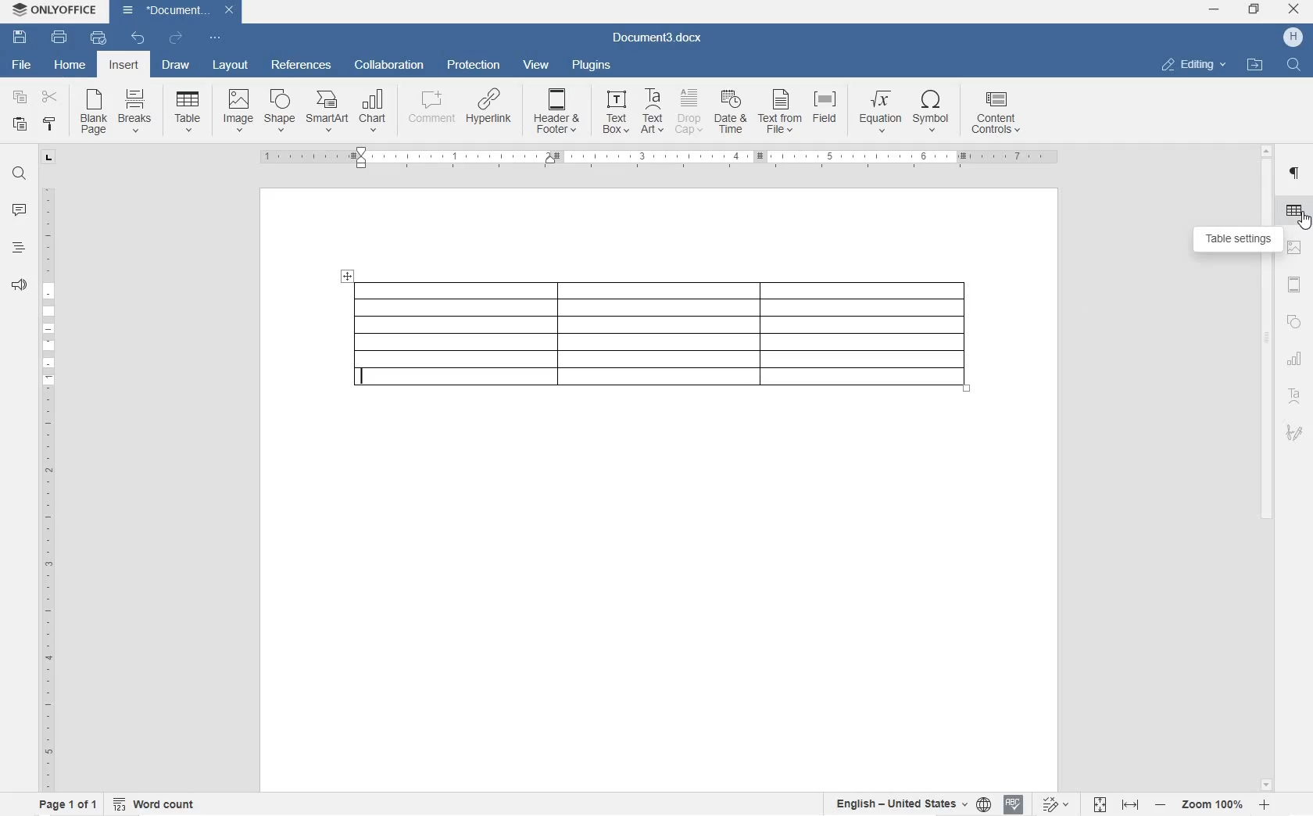 Image resolution: width=1313 pixels, height=816 pixels. I want to click on PAGE 1 OF 1, so click(68, 804).